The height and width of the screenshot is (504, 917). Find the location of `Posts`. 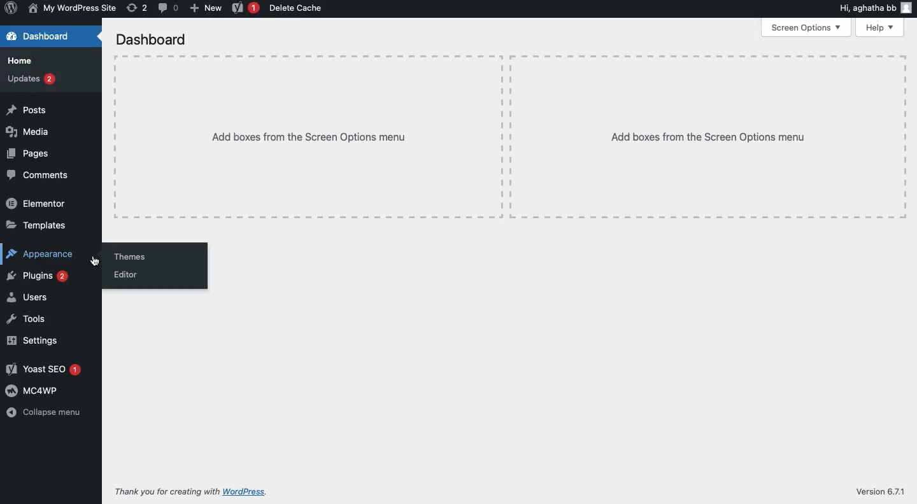

Posts is located at coordinates (27, 109).